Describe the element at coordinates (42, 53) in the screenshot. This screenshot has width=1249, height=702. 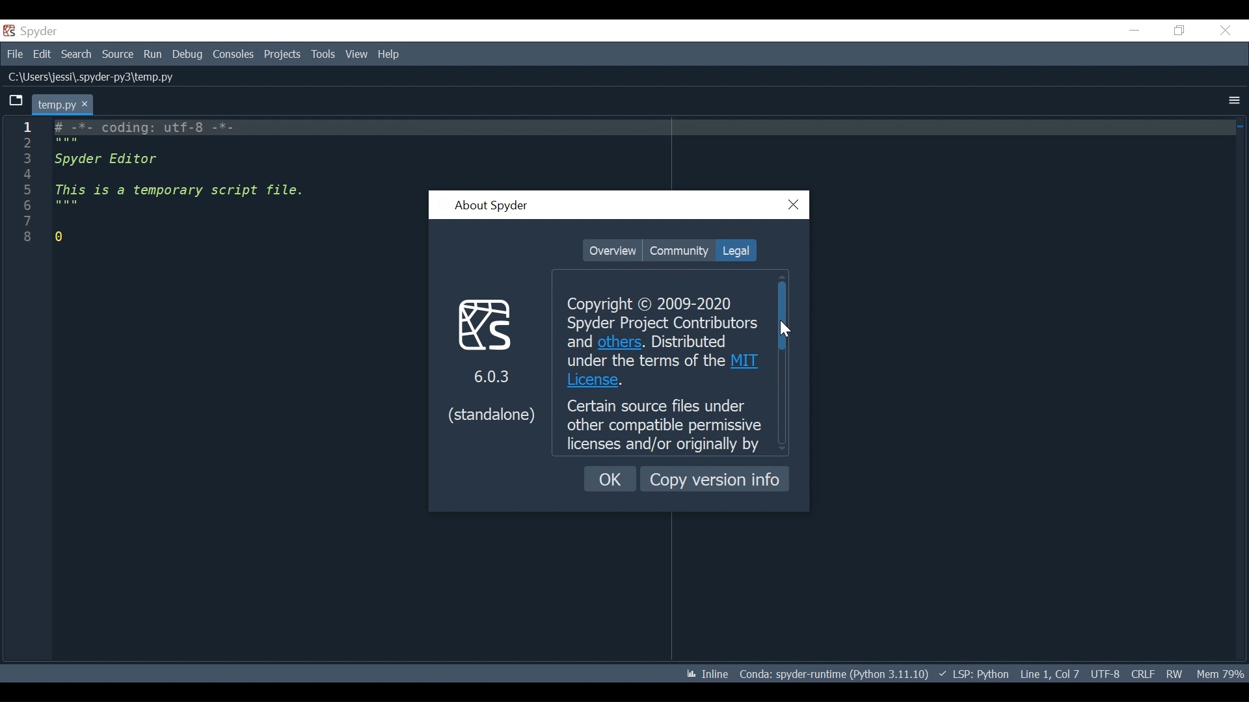
I see `Edit` at that location.